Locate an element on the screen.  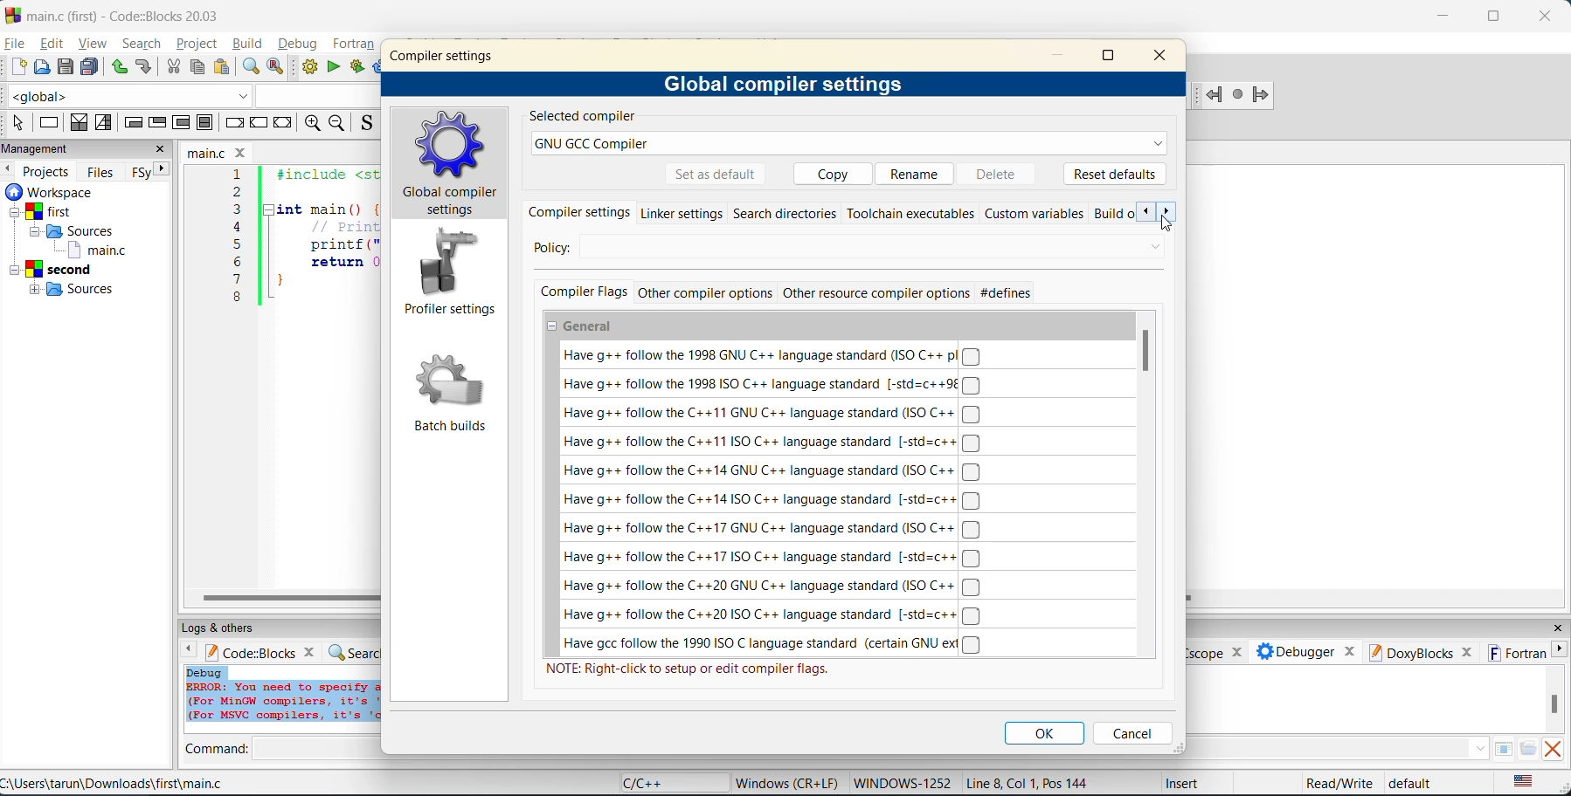
policy is located at coordinates (838, 248).